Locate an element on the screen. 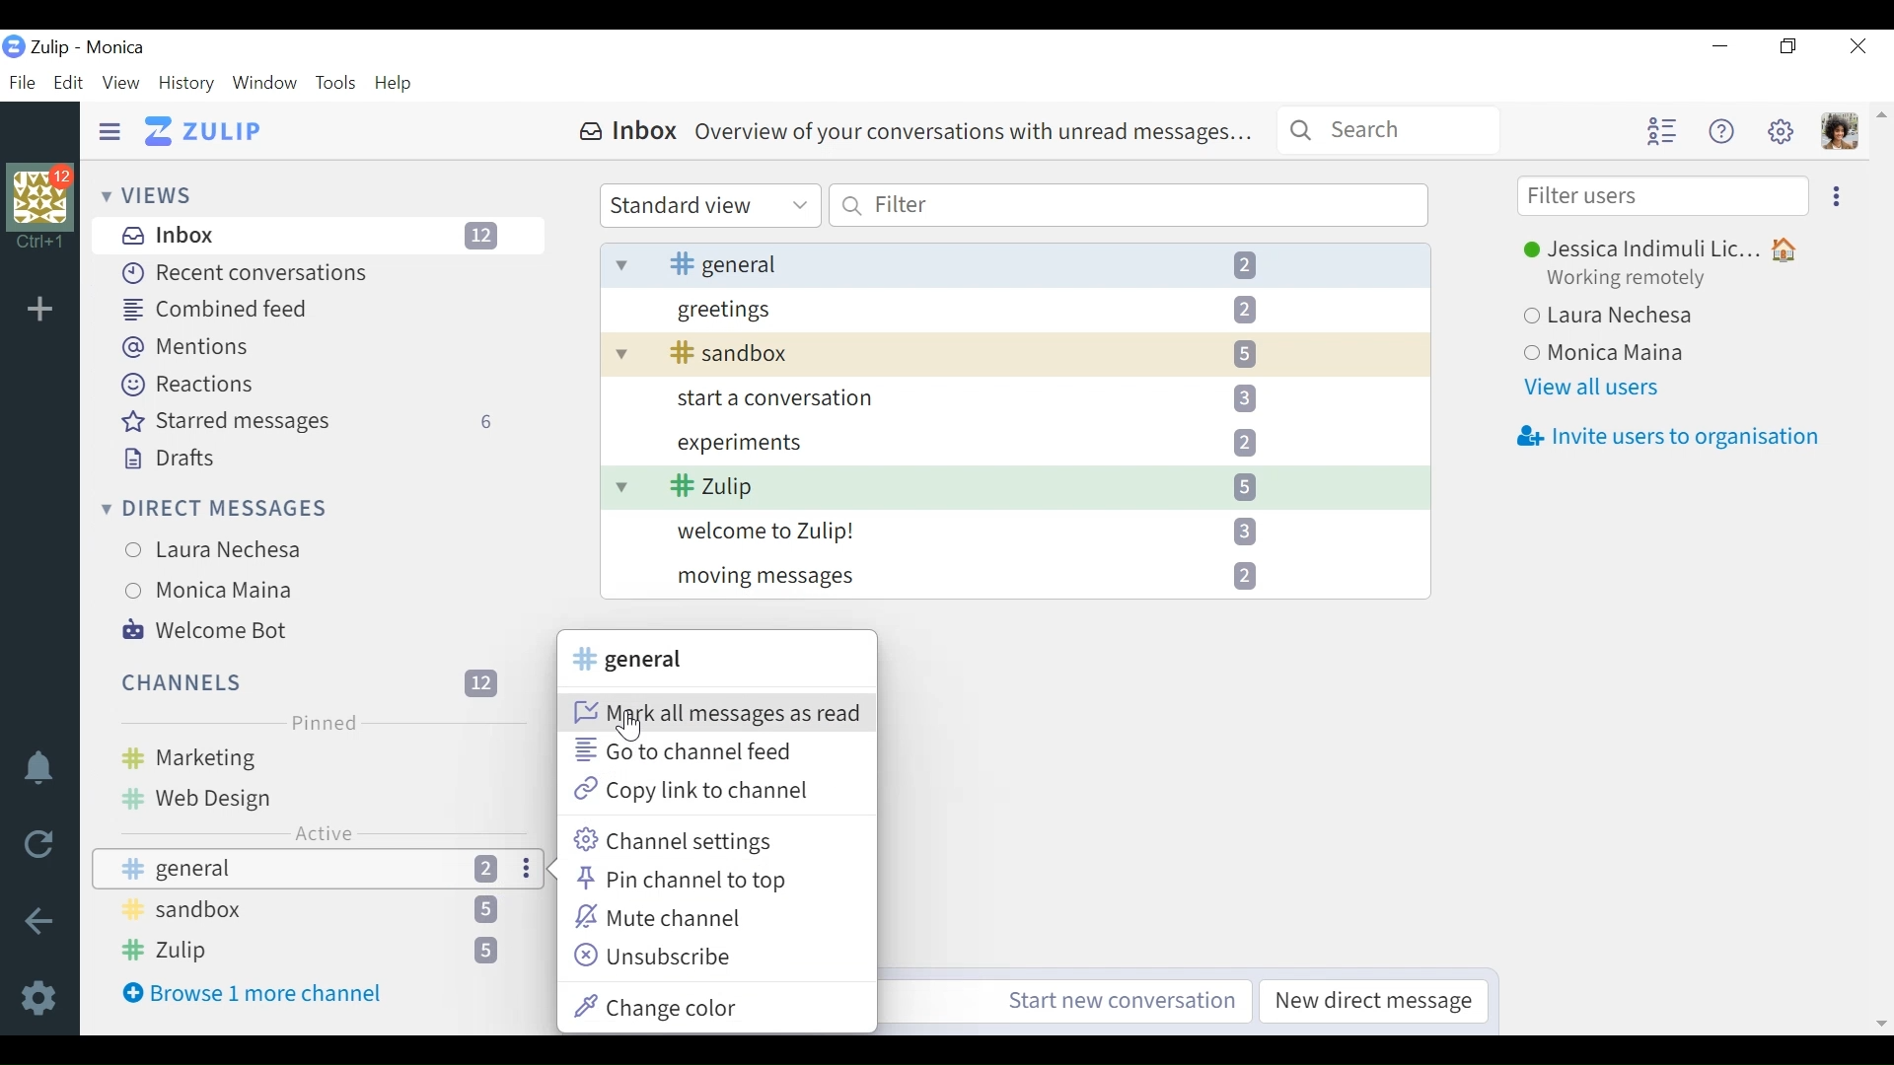 Image resolution: width=1894 pixels, height=1065 pixels. Active is located at coordinates (324, 832).